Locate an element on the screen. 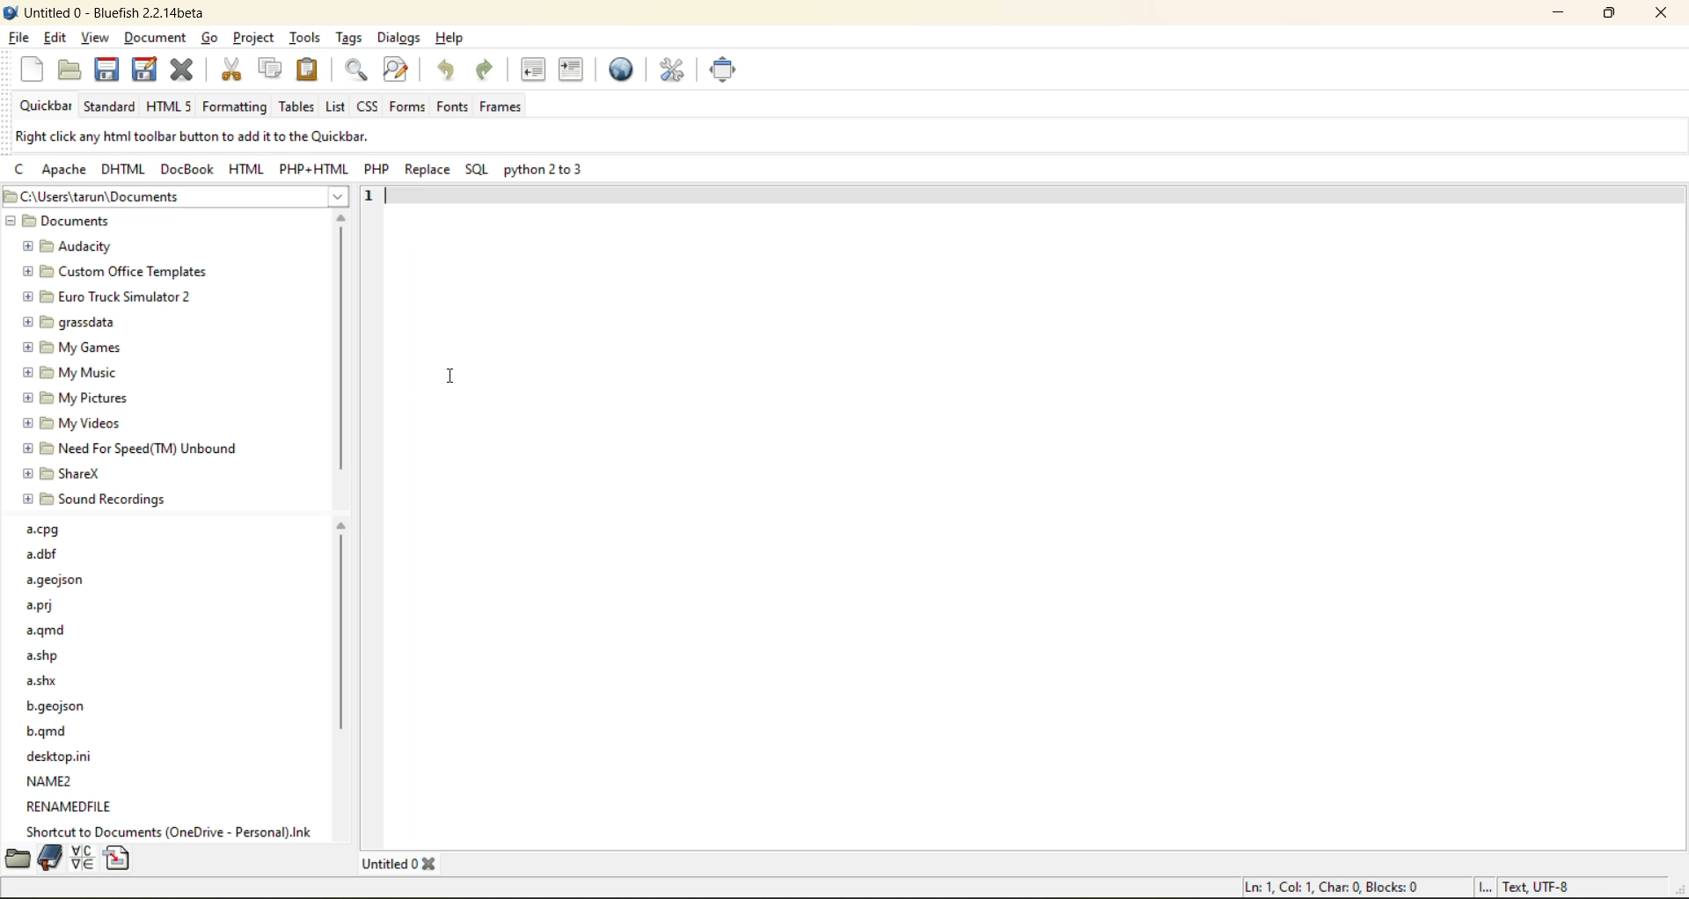  sql is located at coordinates (479, 168).